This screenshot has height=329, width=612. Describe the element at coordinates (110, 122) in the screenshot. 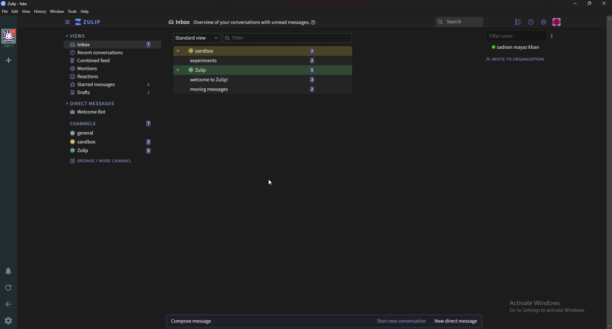

I see `channels` at that location.